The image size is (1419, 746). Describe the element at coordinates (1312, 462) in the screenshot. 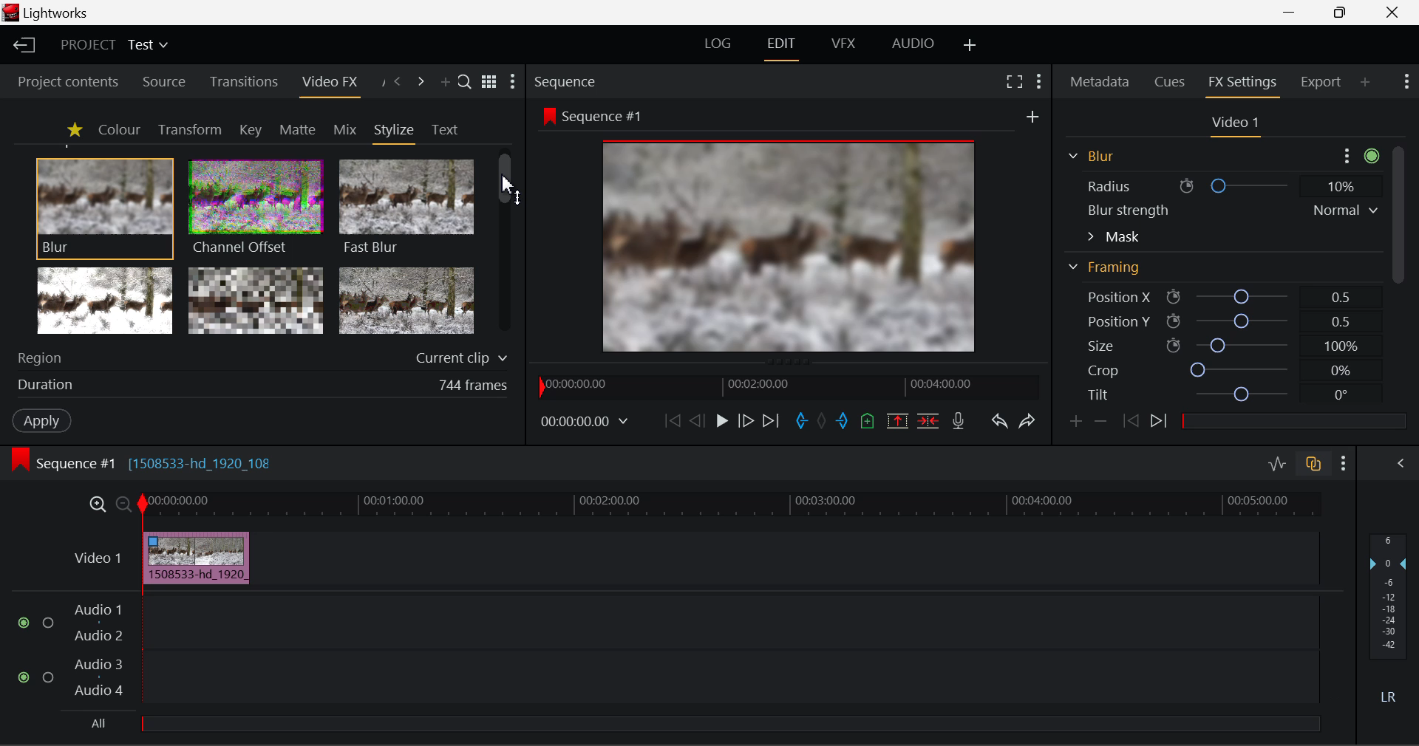

I see `Toggle auto track sync` at that location.